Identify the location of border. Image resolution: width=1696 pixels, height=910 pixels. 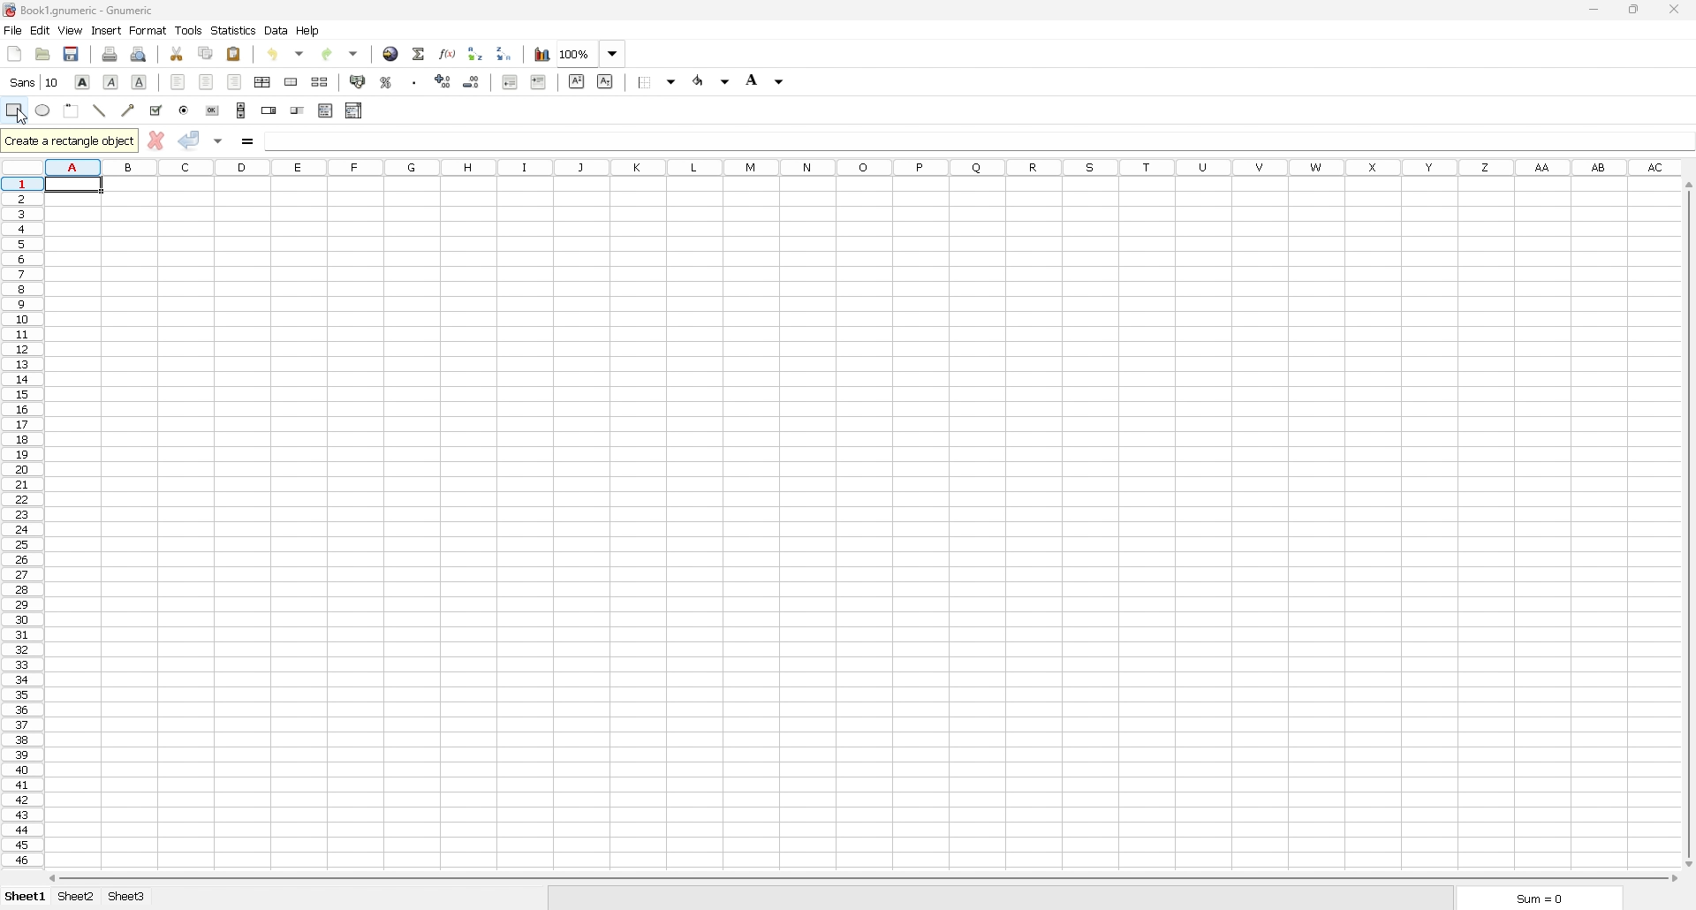
(658, 83).